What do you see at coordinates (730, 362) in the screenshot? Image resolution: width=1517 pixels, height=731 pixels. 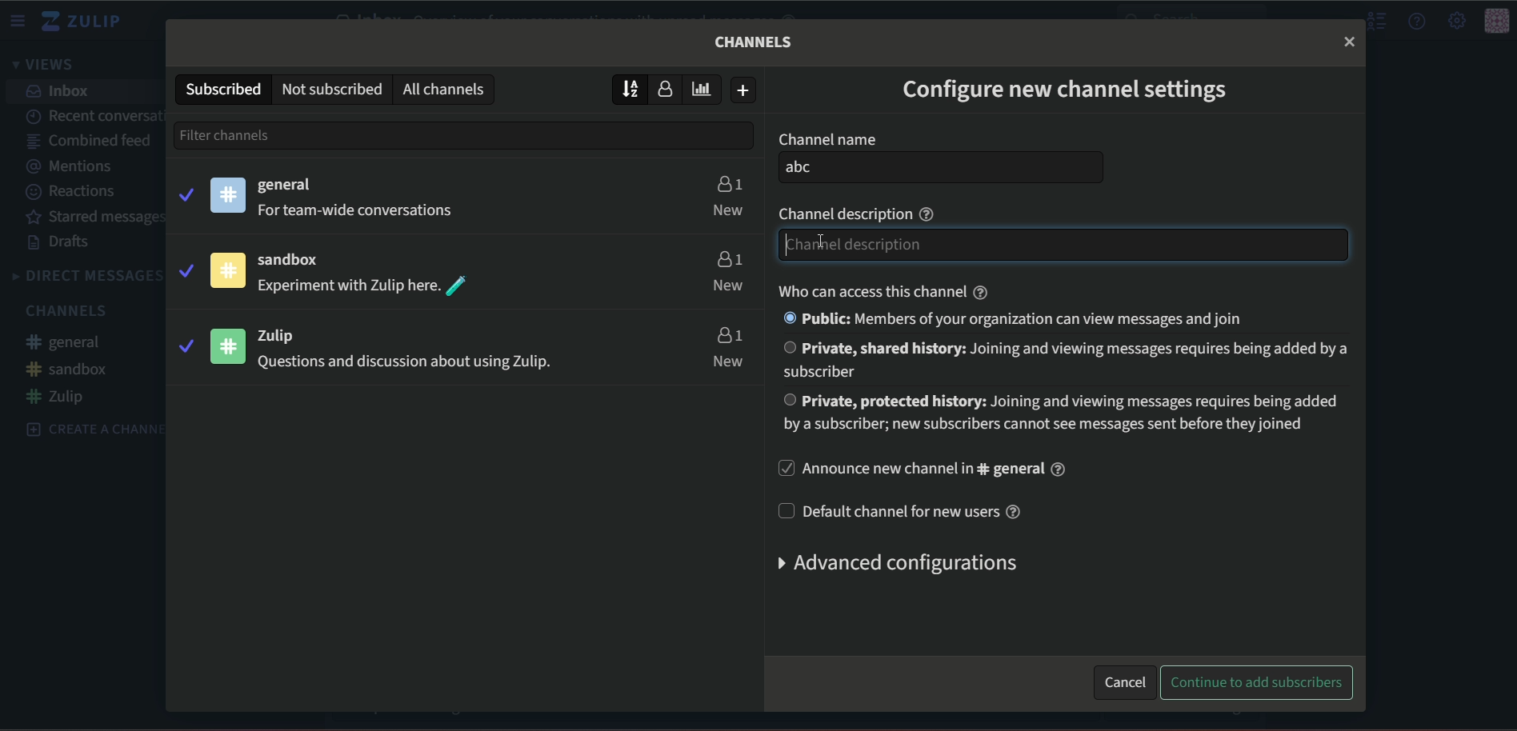 I see `new` at bounding box center [730, 362].